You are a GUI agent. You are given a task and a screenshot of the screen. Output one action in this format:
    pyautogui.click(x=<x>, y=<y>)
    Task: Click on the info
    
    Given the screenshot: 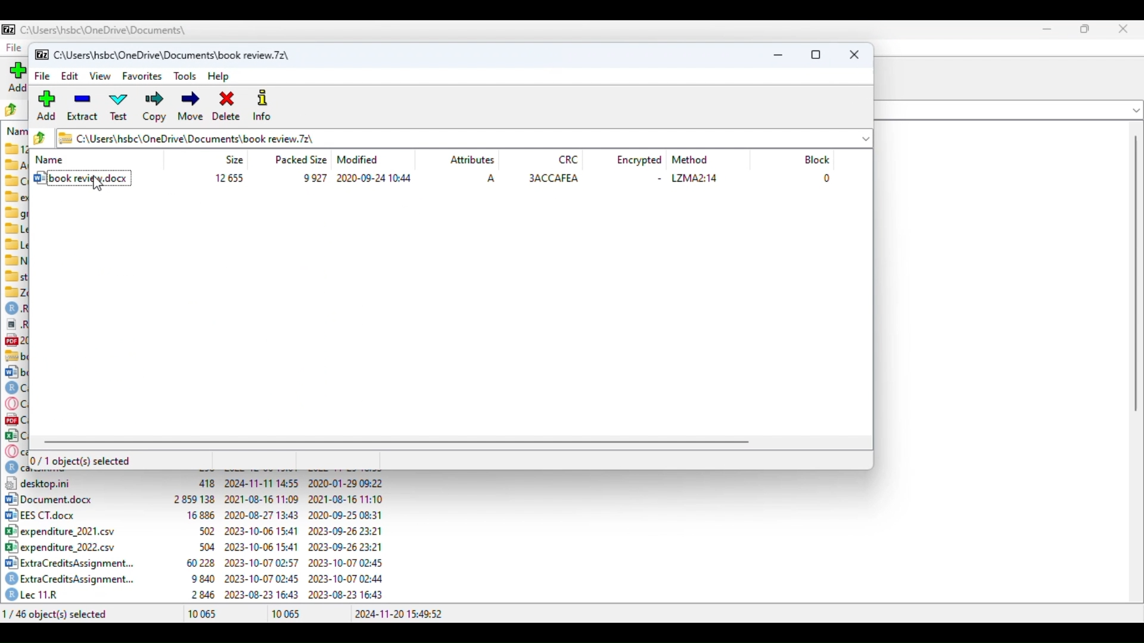 What is the action you would take?
    pyautogui.click(x=262, y=107)
    